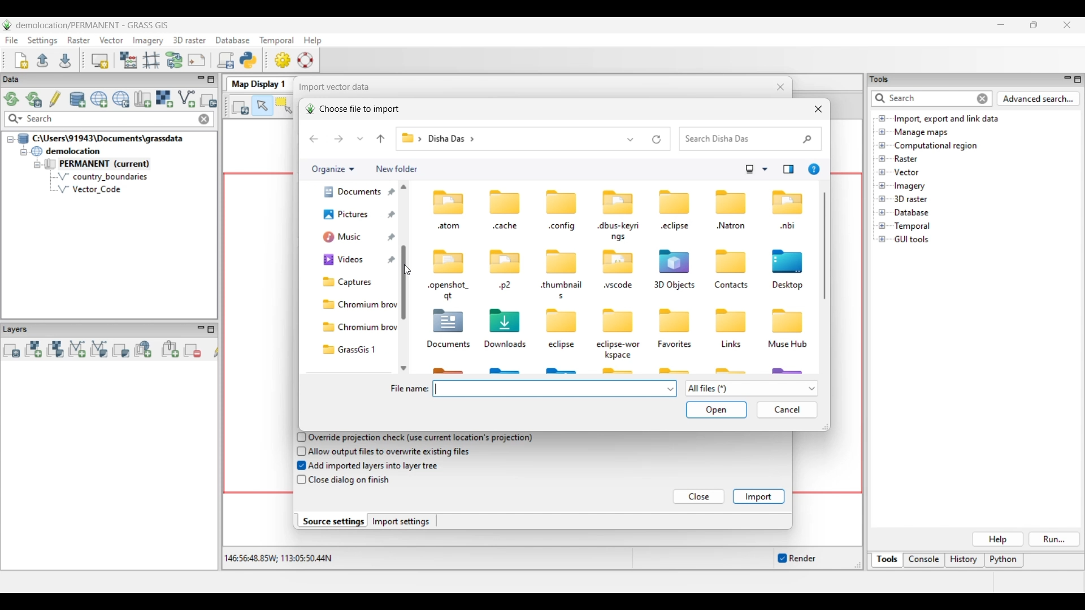  Describe the element at coordinates (151, 60) in the screenshot. I see `Georectifier` at that location.